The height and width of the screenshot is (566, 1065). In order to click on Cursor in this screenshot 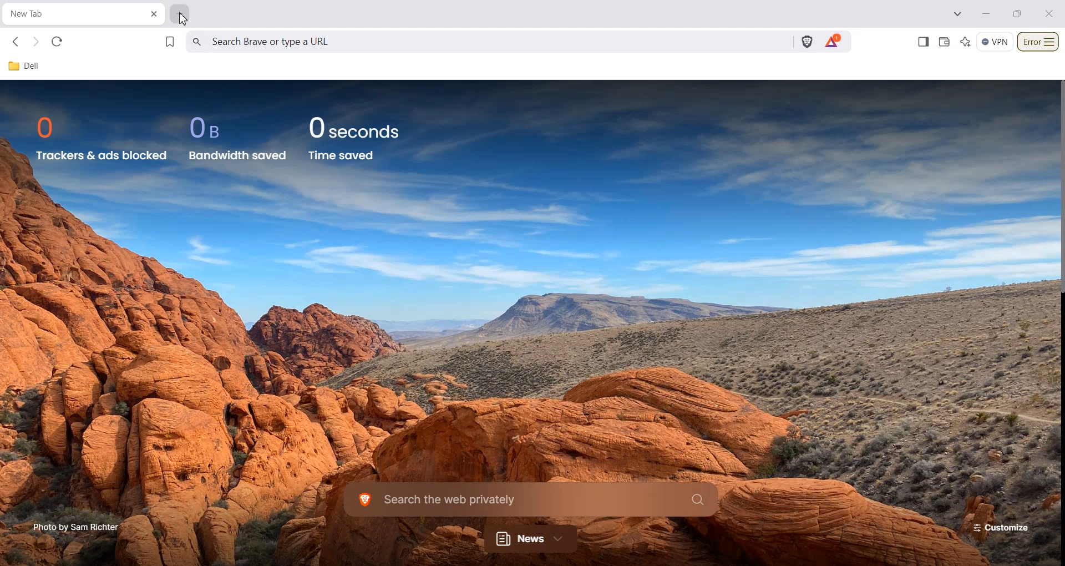, I will do `click(182, 19)`.